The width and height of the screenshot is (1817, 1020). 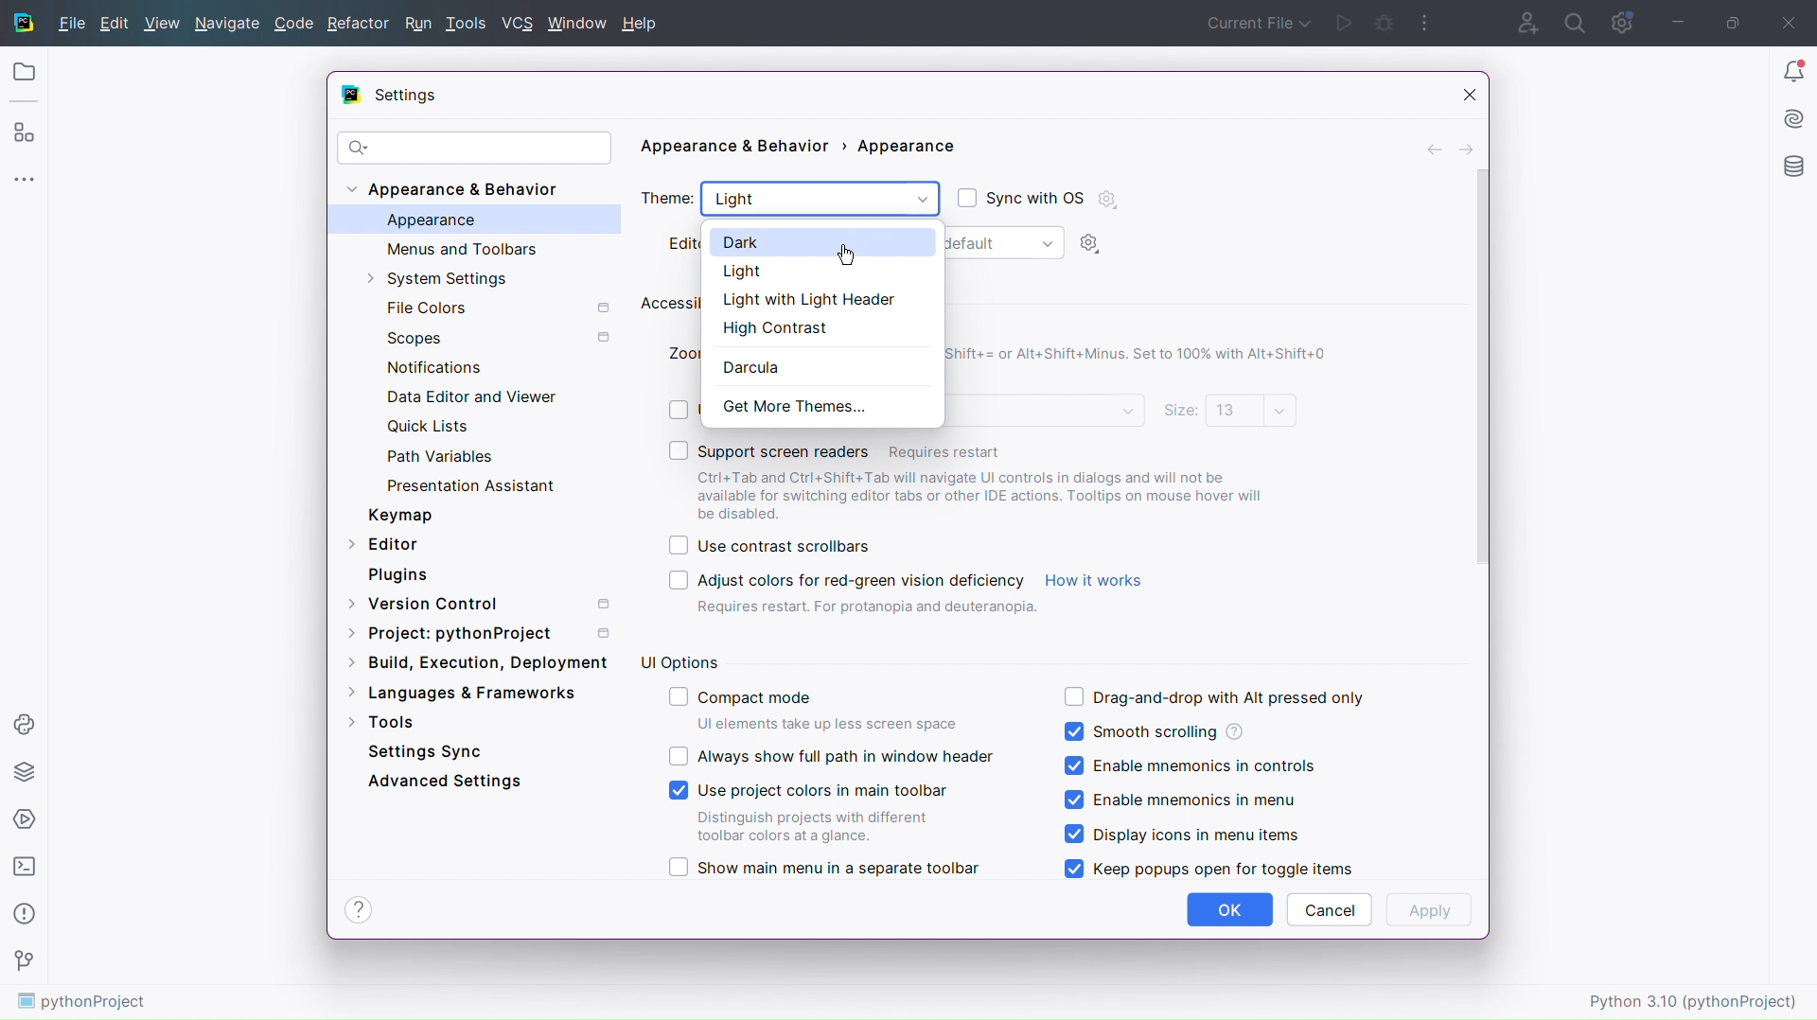 I want to click on Path Variables, so click(x=445, y=455).